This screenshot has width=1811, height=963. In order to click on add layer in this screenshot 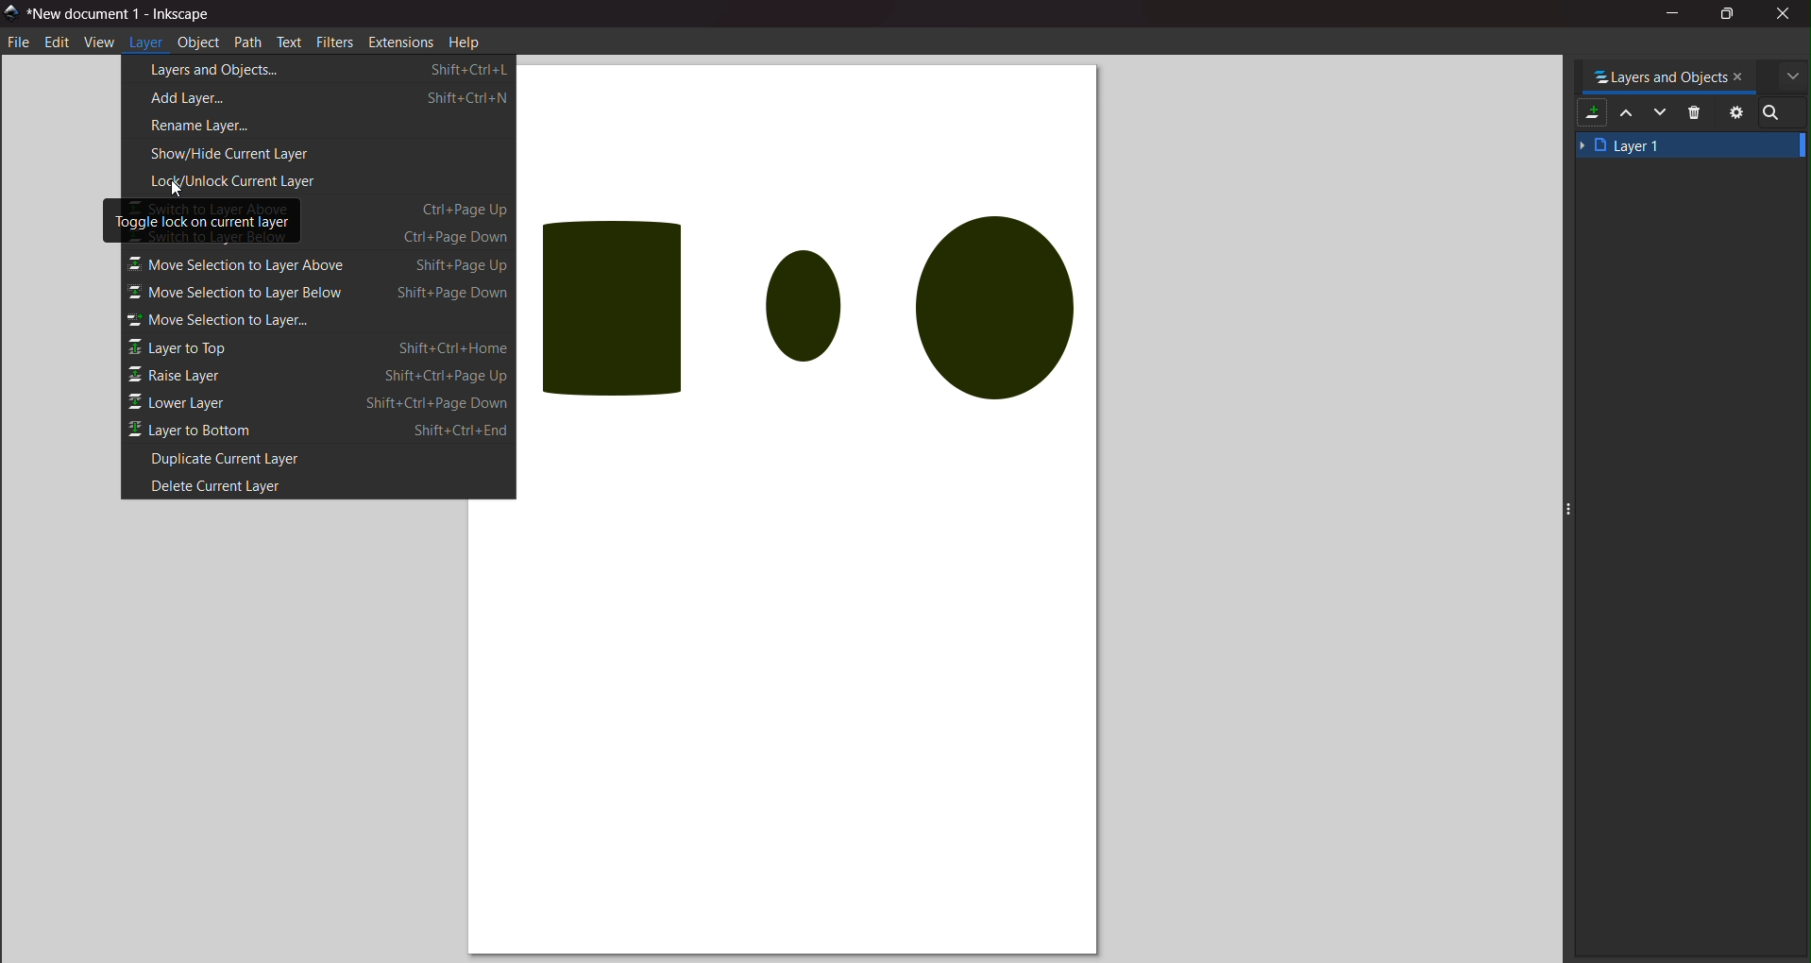, I will do `click(1591, 114)`.